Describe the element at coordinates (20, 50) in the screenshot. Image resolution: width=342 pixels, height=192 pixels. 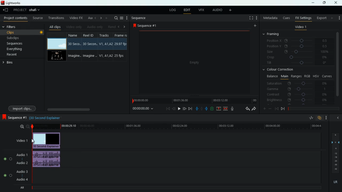
I see `everything` at that location.